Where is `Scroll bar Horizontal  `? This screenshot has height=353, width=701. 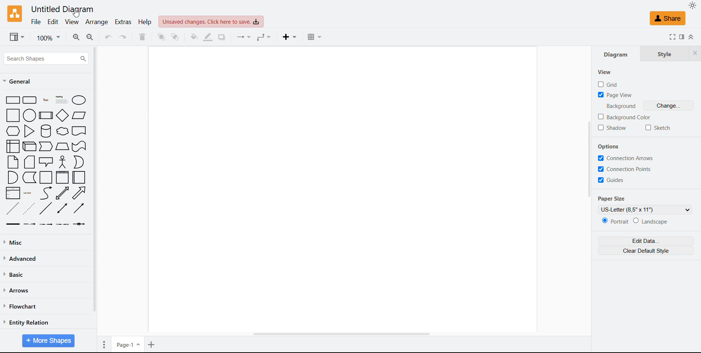 Scroll bar Horizontal   is located at coordinates (340, 335).